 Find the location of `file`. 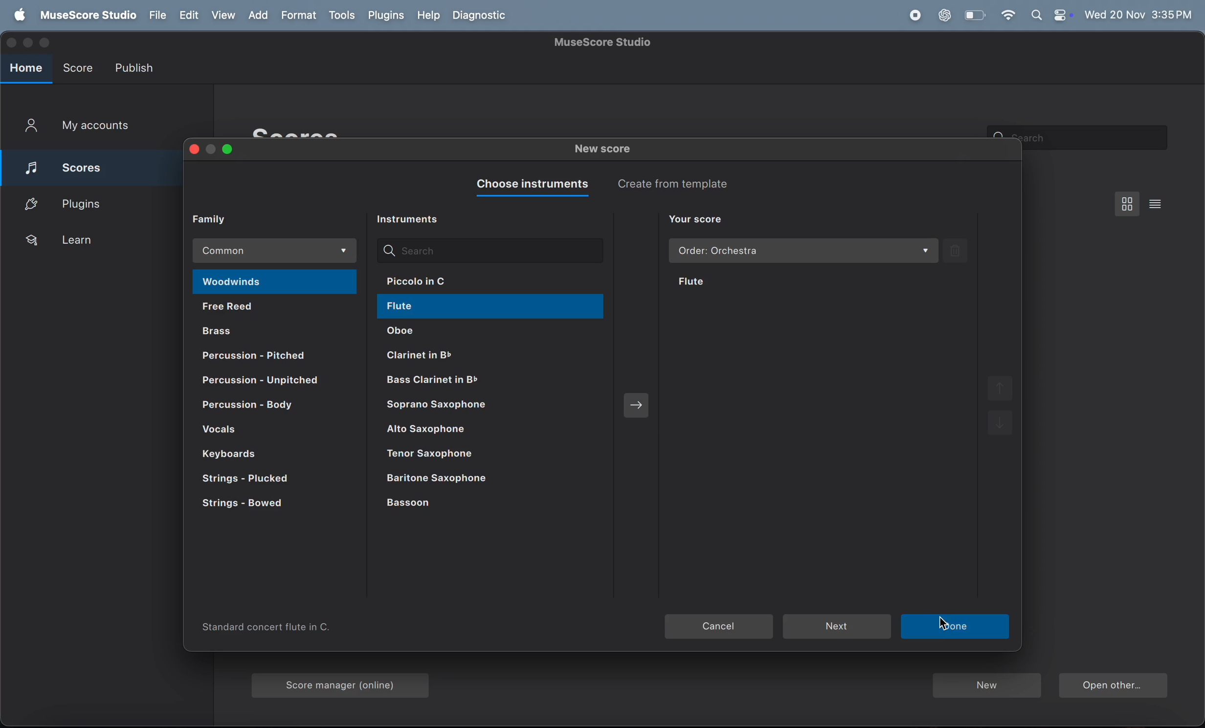

file is located at coordinates (156, 16).